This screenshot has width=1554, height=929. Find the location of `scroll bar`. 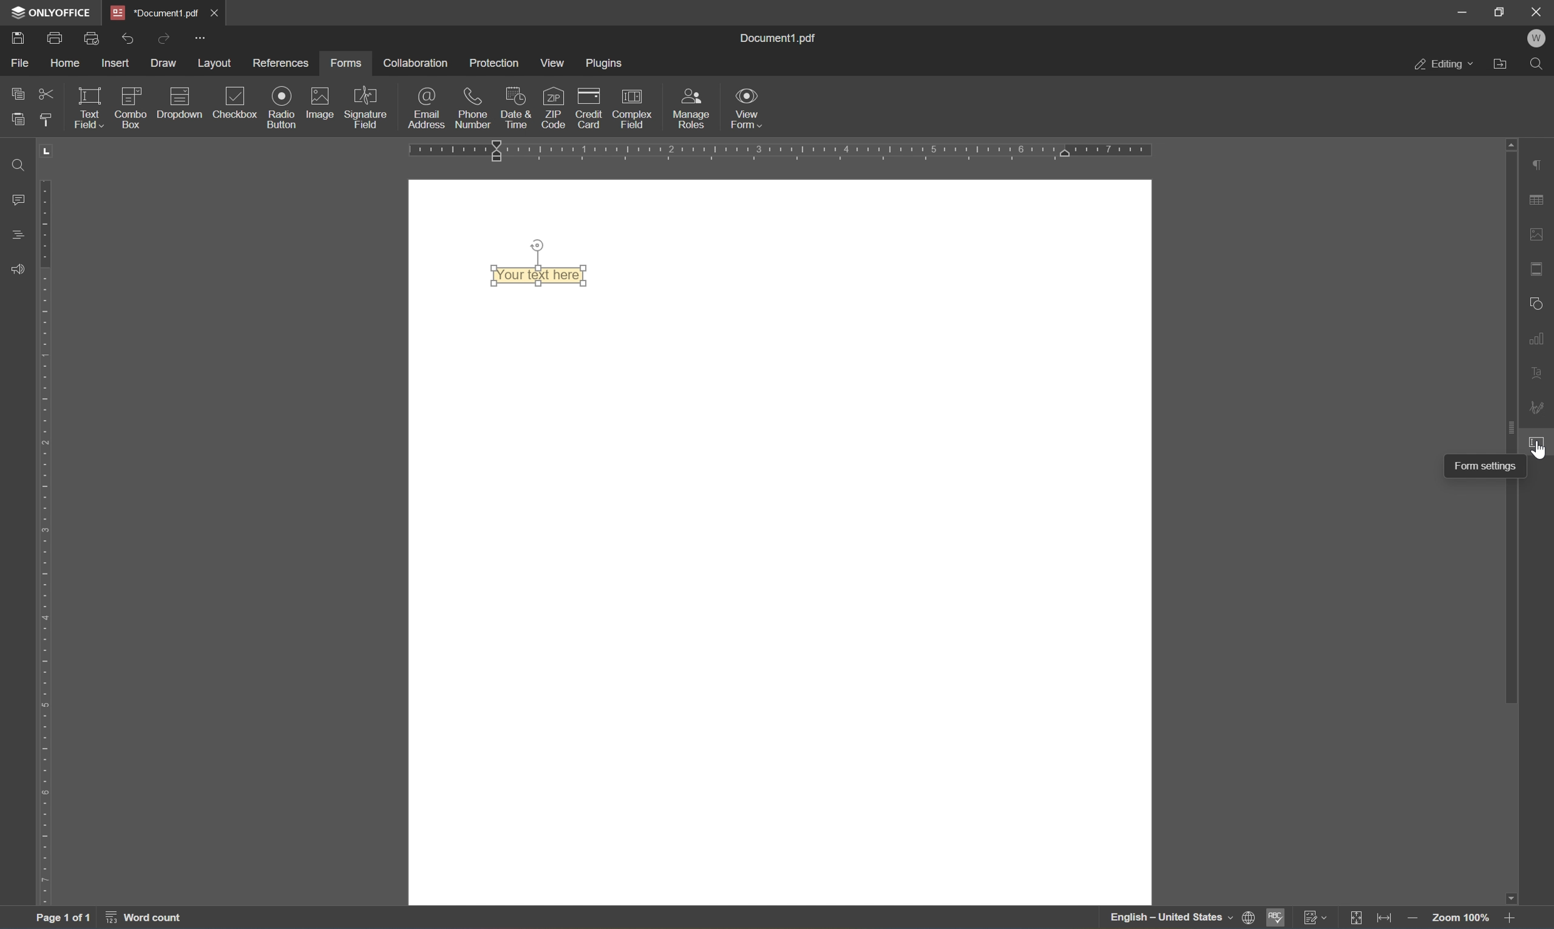

scroll bar is located at coordinates (1512, 425).